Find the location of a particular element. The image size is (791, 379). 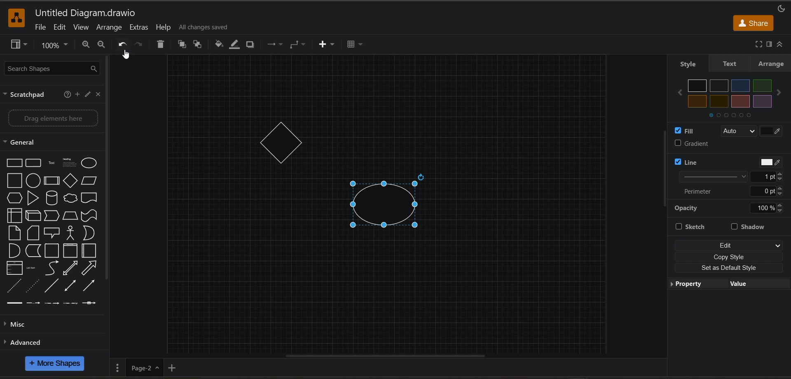

Internal Document is located at coordinates (15, 215).